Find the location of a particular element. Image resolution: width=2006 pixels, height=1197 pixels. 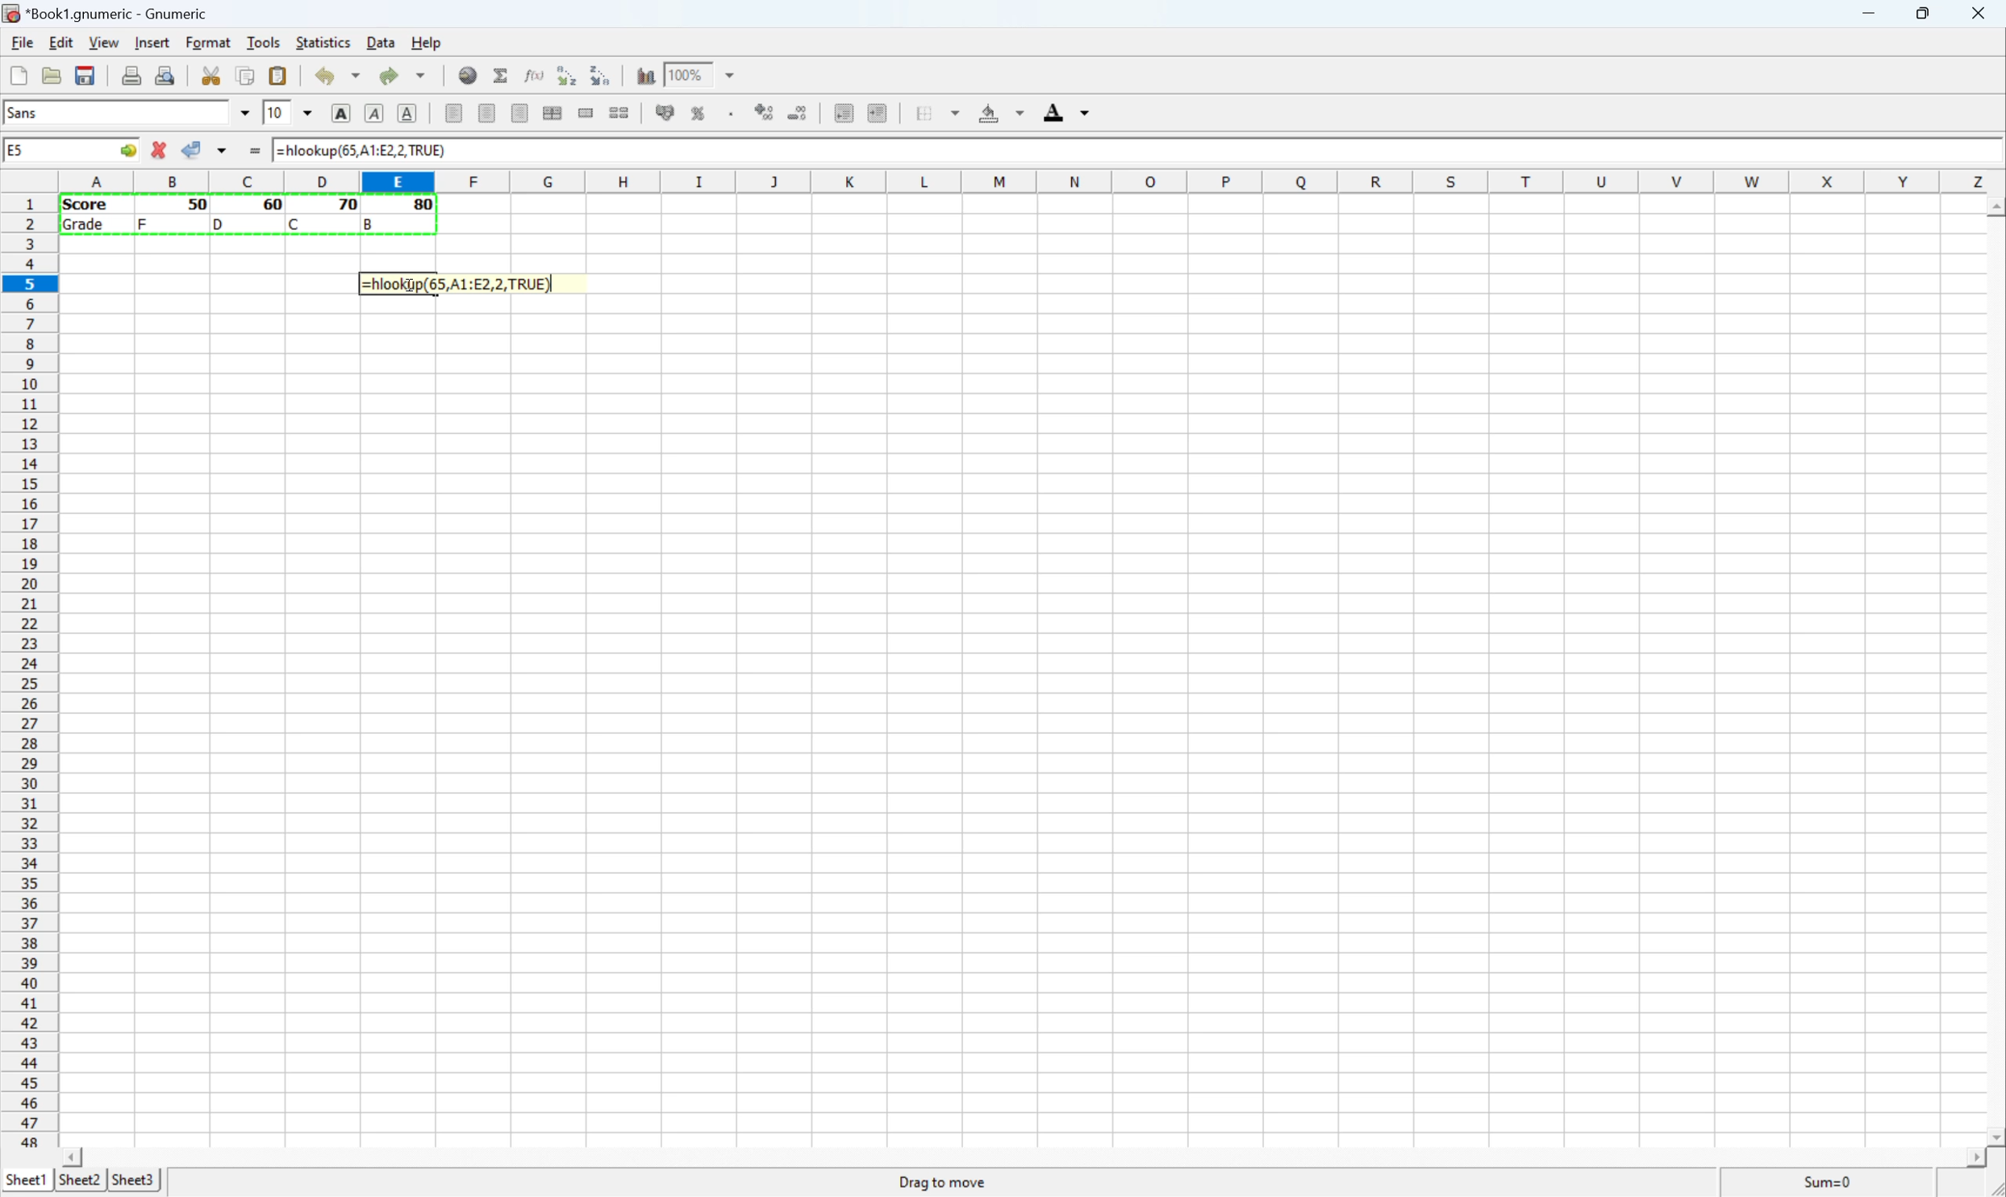

Help is located at coordinates (425, 44).